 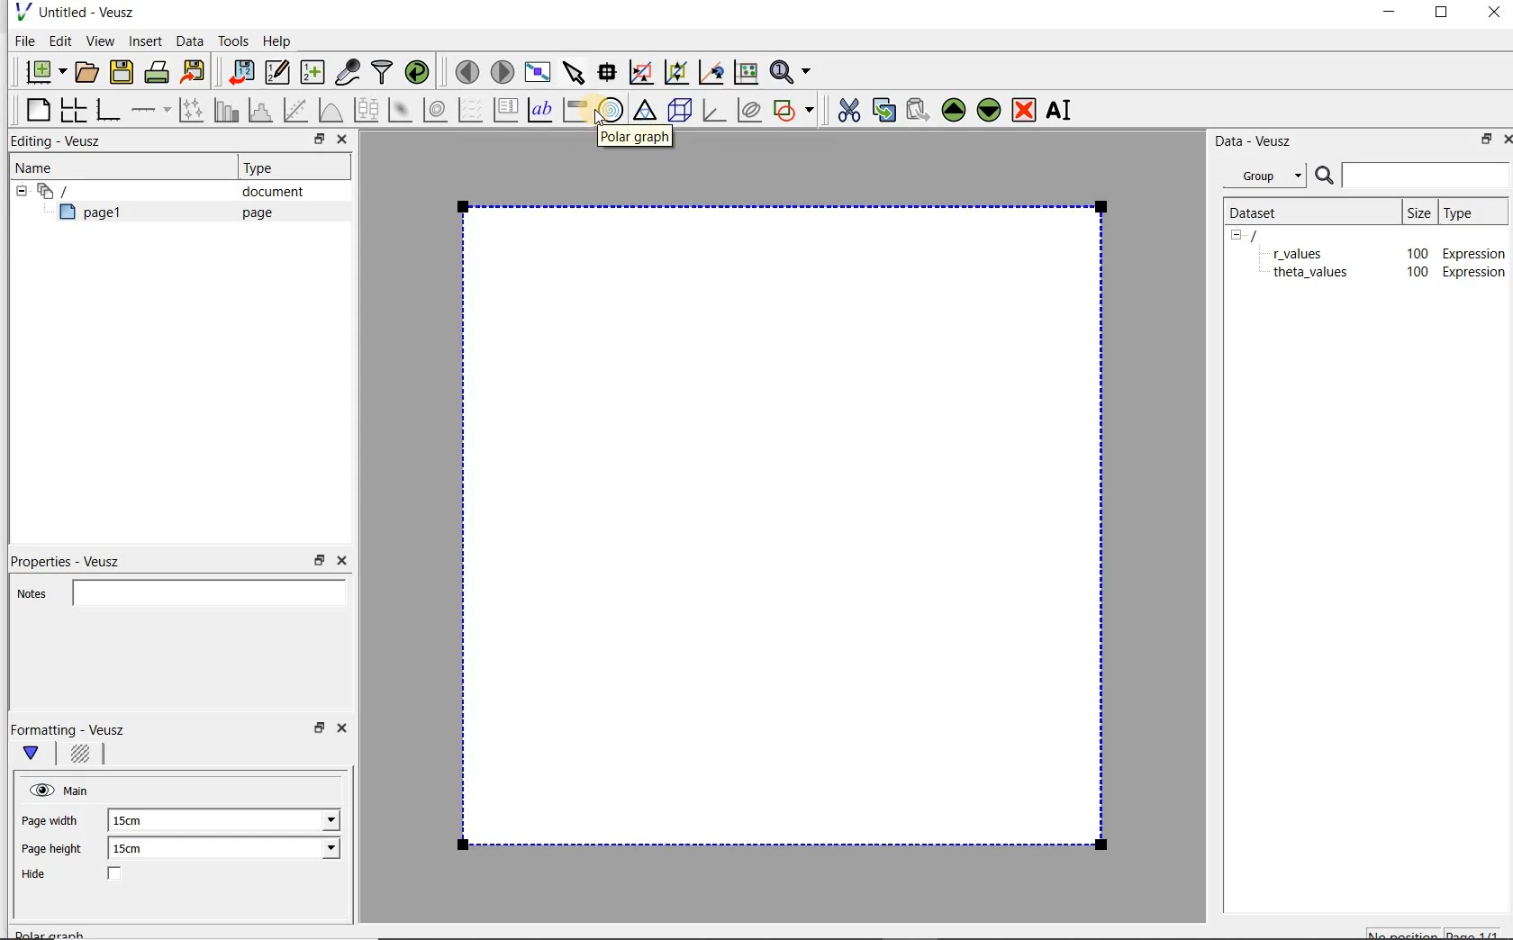 What do you see at coordinates (231, 41) in the screenshot?
I see `Tools` at bounding box center [231, 41].